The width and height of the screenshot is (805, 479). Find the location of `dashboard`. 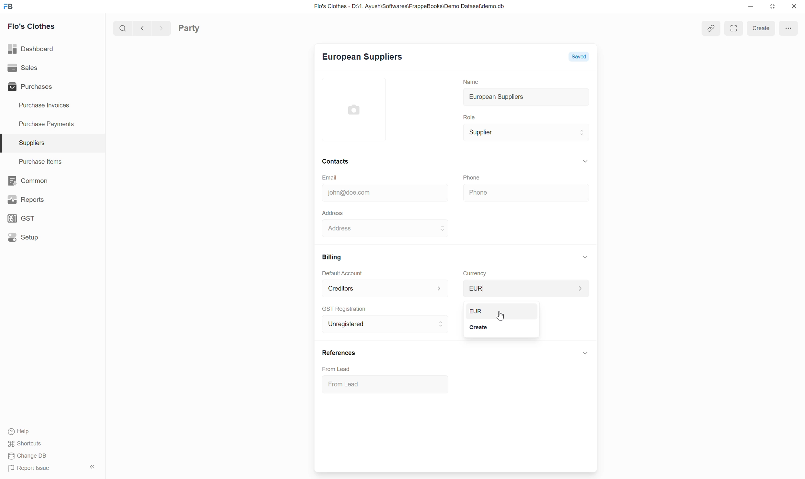

dashboard is located at coordinates (32, 49).